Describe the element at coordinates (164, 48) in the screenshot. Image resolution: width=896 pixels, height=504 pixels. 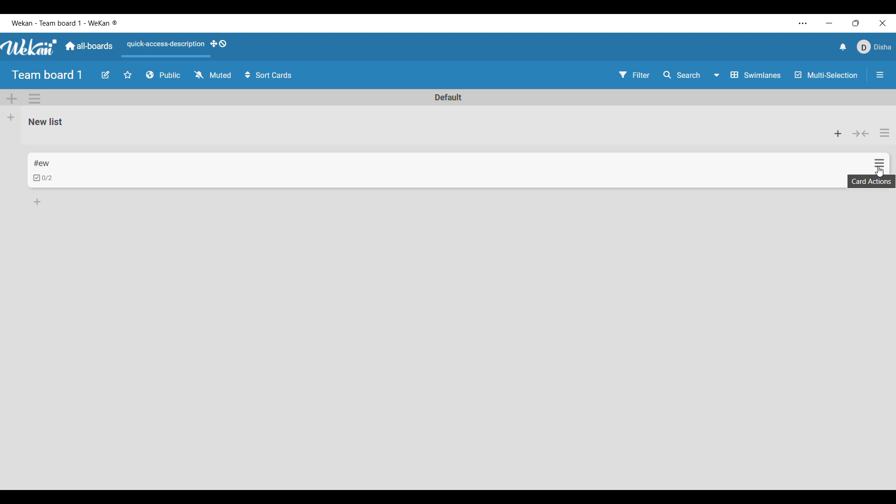
I see `Quick access description` at that location.